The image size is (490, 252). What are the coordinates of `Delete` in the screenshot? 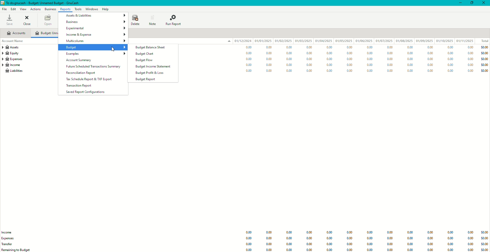 It's located at (135, 20).